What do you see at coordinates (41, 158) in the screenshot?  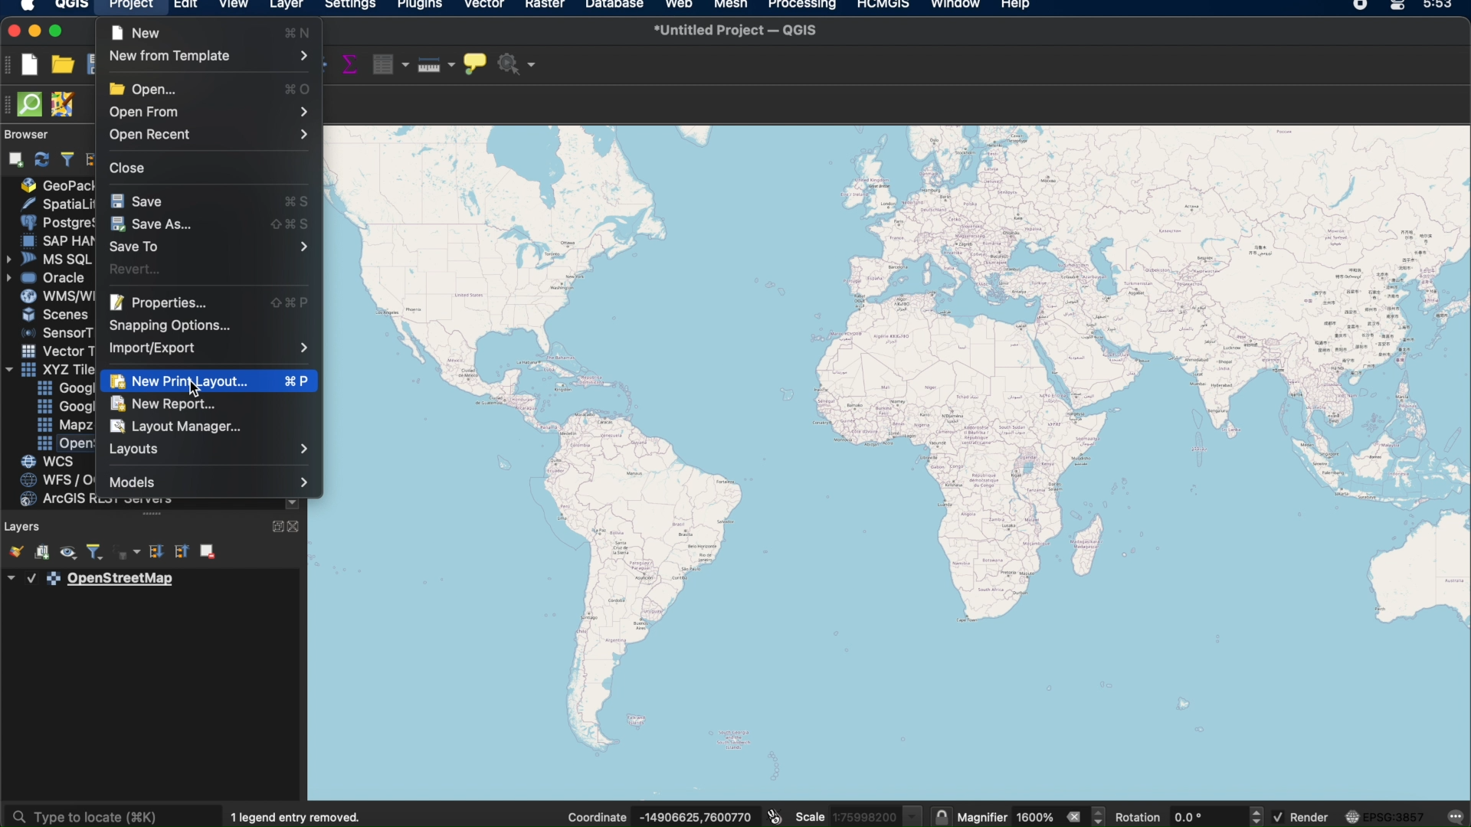 I see `refresh` at bounding box center [41, 158].